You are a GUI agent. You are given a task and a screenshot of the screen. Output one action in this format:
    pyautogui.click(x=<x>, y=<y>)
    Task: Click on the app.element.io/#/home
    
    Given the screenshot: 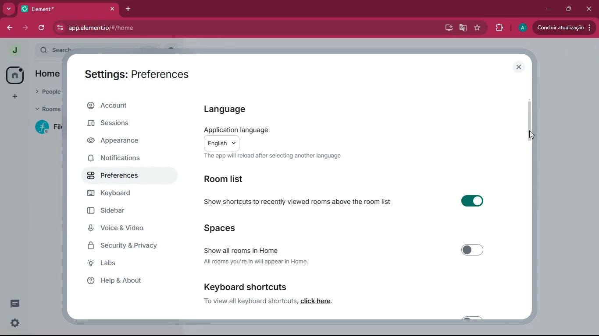 What is the action you would take?
    pyautogui.click(x=180, y=28)
    